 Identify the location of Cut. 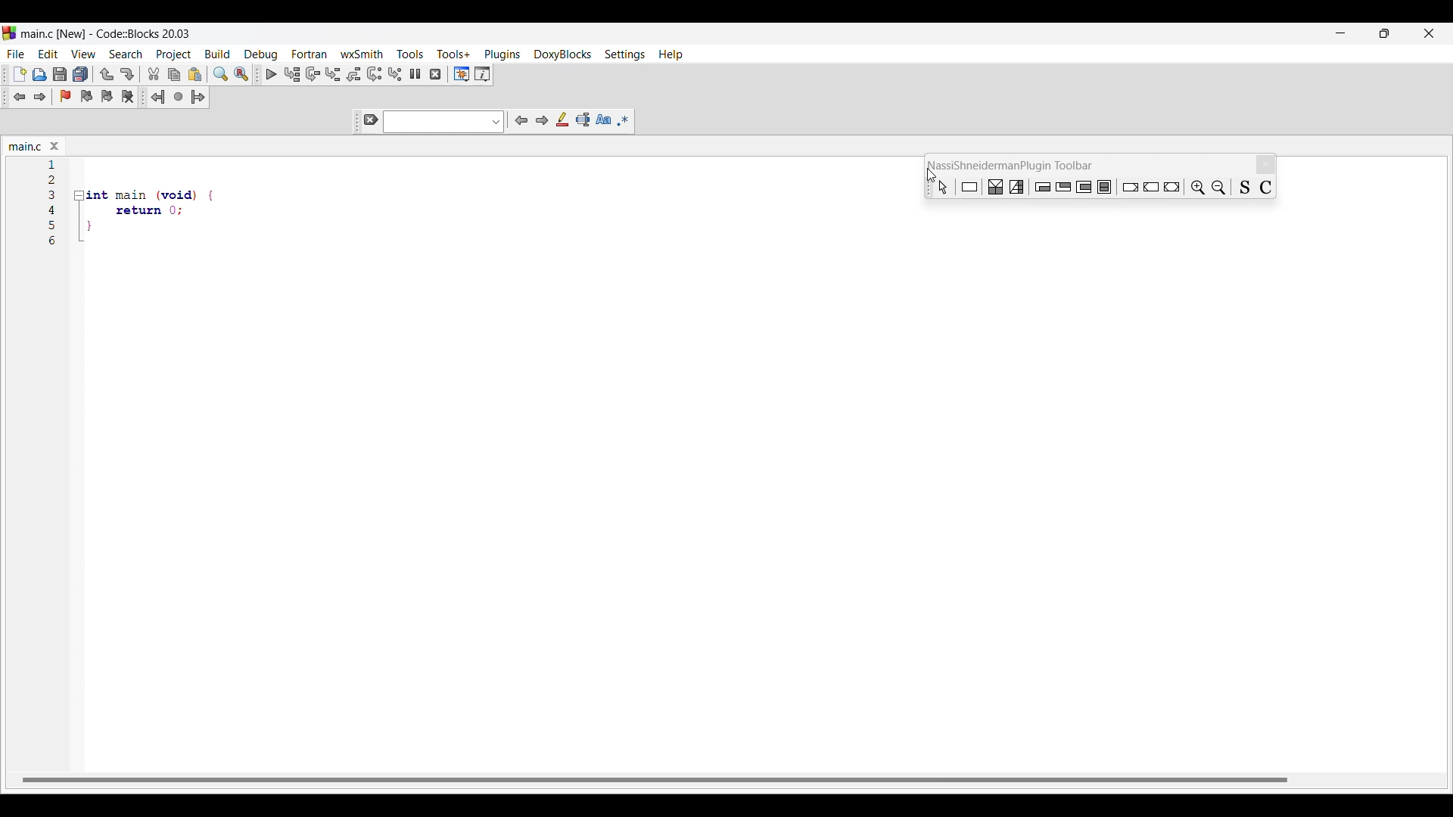
(154, 73).